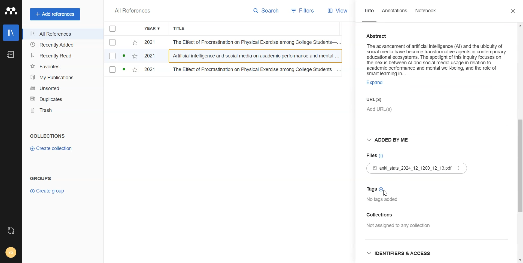  I want to click on File, so click(416, 169).